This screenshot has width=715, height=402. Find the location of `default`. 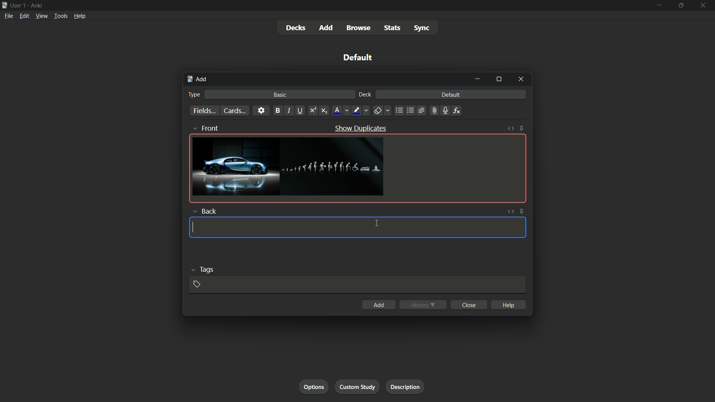

default is located at coordinates (451, 95).